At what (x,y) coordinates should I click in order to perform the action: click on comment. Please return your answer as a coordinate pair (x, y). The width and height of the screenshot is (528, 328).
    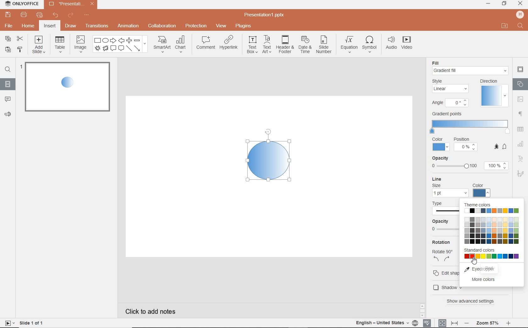
    Looking at the image, I should click on (7, 99).